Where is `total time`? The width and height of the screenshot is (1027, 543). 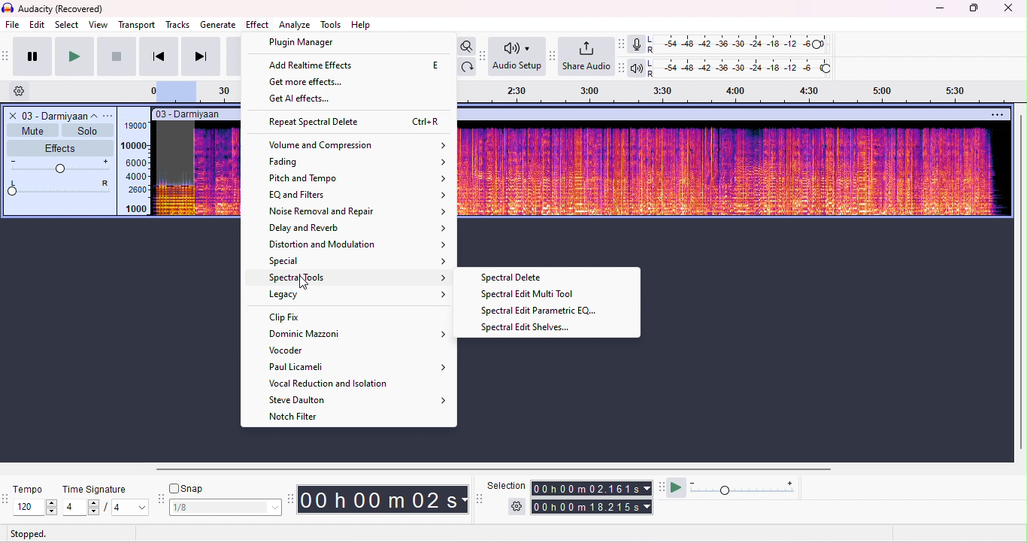 total time is located at coordinates (593, 507).